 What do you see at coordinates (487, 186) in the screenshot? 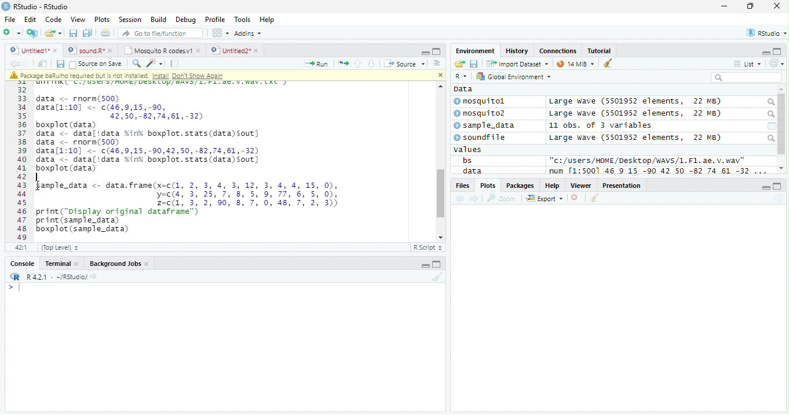
I see `Plots` at bounding box center [487, 186].